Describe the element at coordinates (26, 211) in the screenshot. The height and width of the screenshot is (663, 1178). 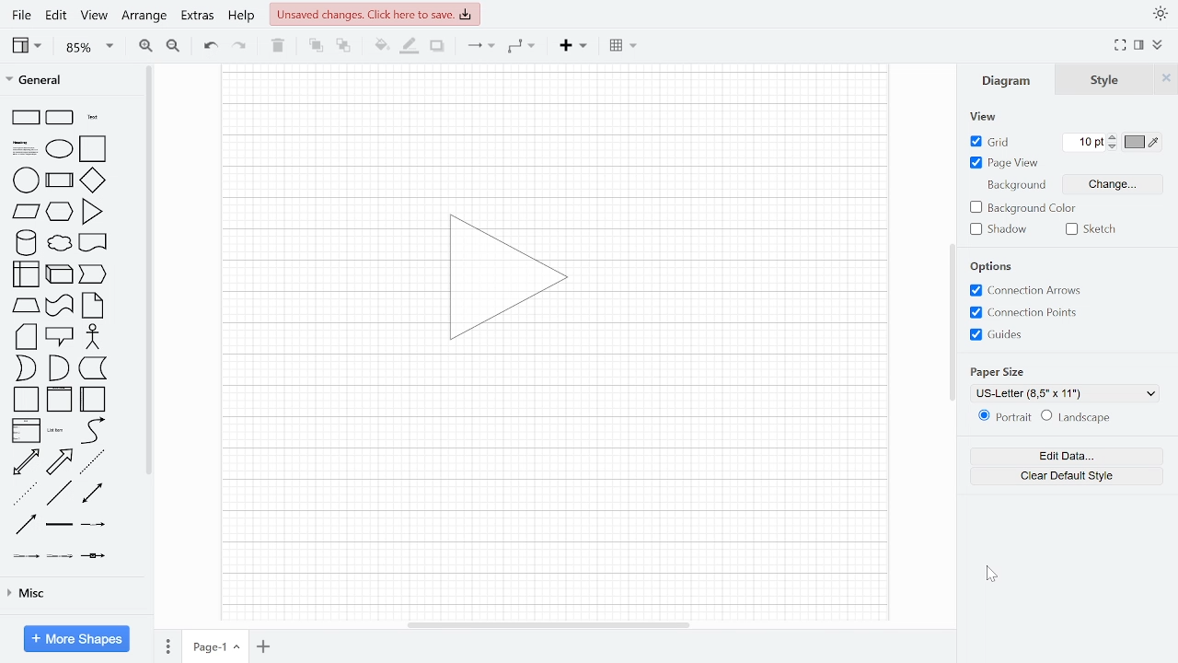
I see `Parallelogram` at that location.